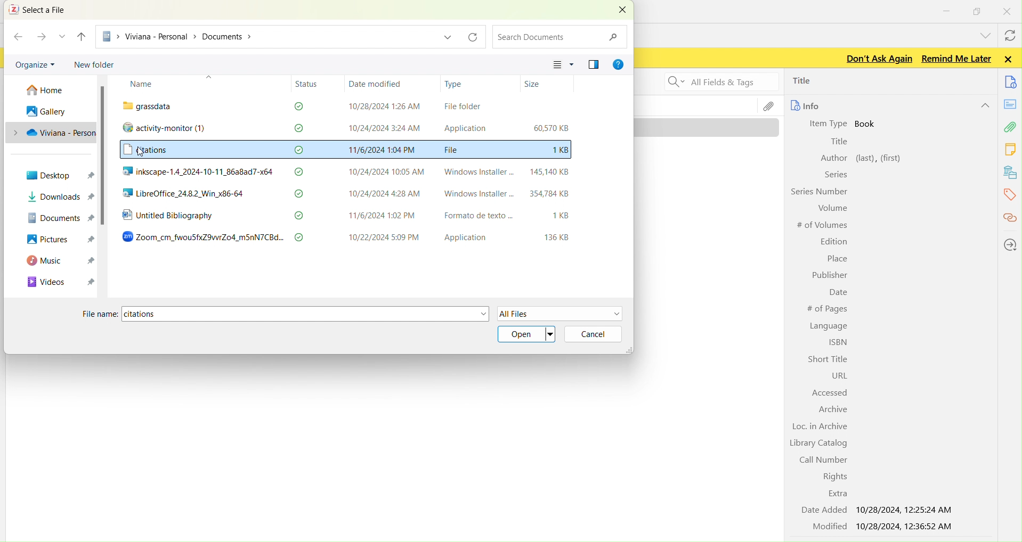  What do you see at coordinates (459, 106) in the screenshot?
I see `File folder` at bounding box center [459, 106].